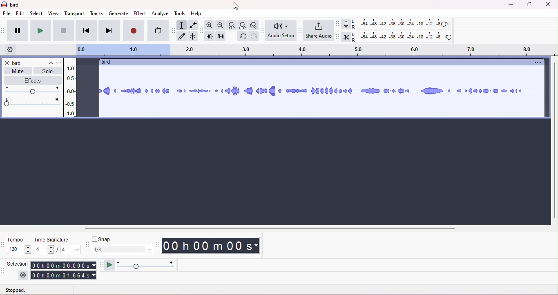 The image size is (558, 295). What do you see at coordinates (536, 63) in the screenshot?
I see `options` at bounding box center [536, 63].